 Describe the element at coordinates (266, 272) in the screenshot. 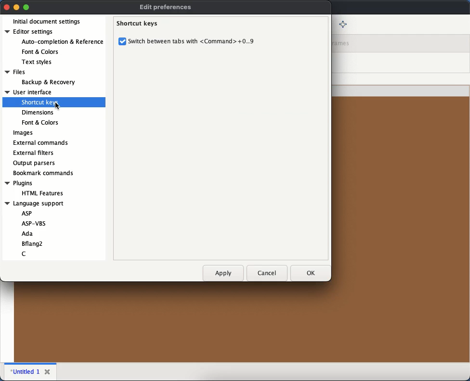

I see `cancel` at that location.